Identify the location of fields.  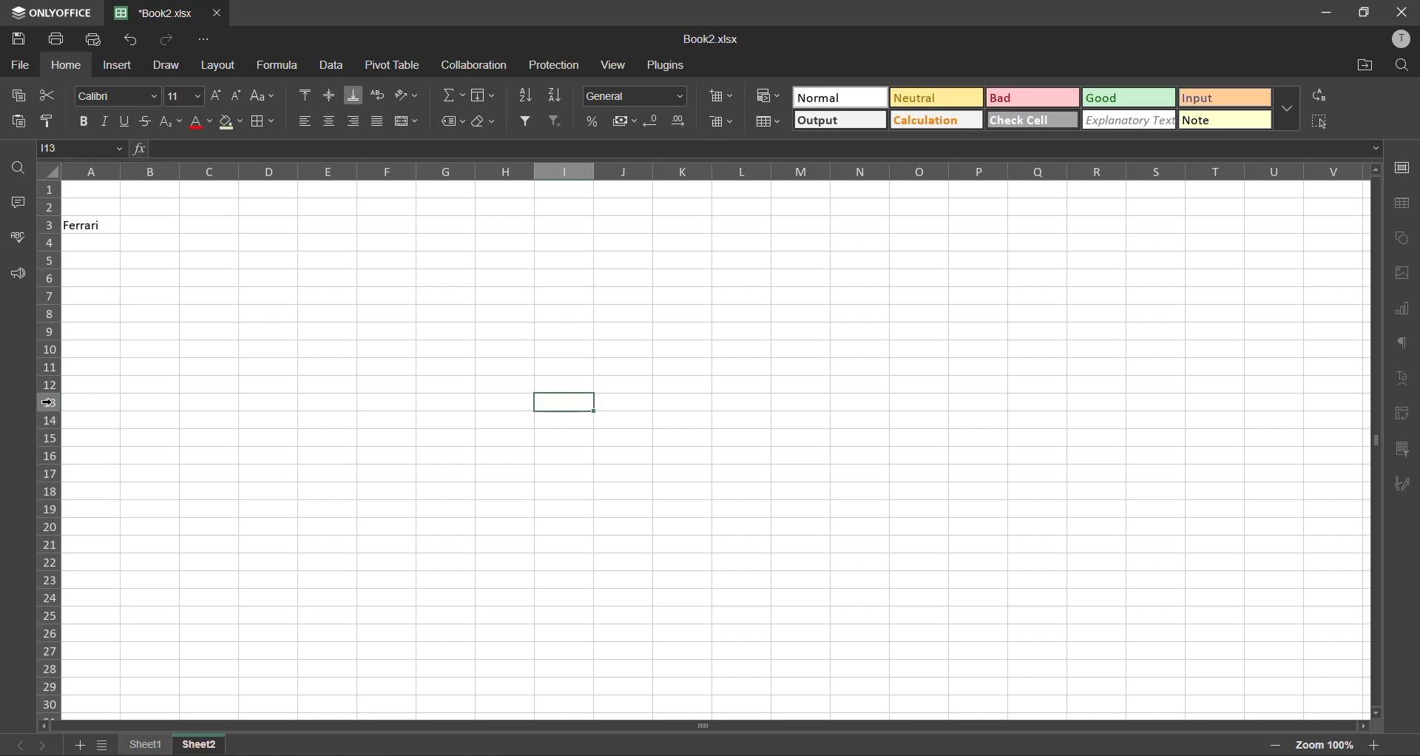
(483, 97).